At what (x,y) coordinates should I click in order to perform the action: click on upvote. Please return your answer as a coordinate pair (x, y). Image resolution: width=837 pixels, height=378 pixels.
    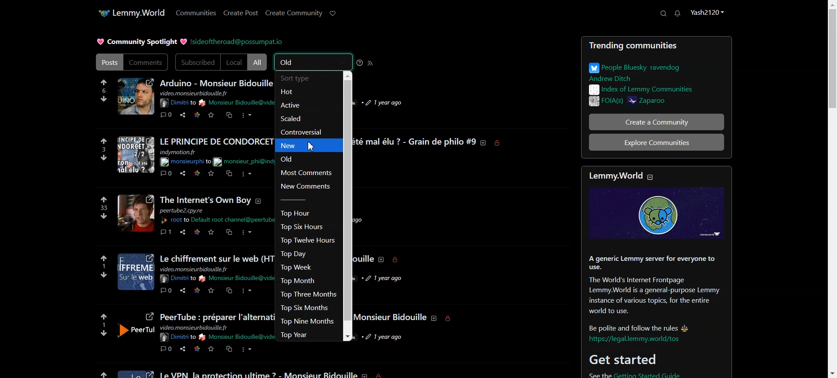
    Looking at the image, I should click on (102, 139).